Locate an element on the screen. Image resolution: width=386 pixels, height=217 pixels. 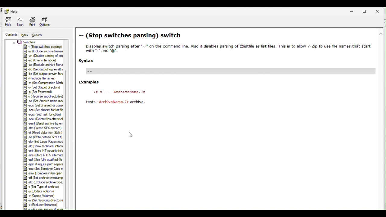
Contents is located at coordinates (11, 35).